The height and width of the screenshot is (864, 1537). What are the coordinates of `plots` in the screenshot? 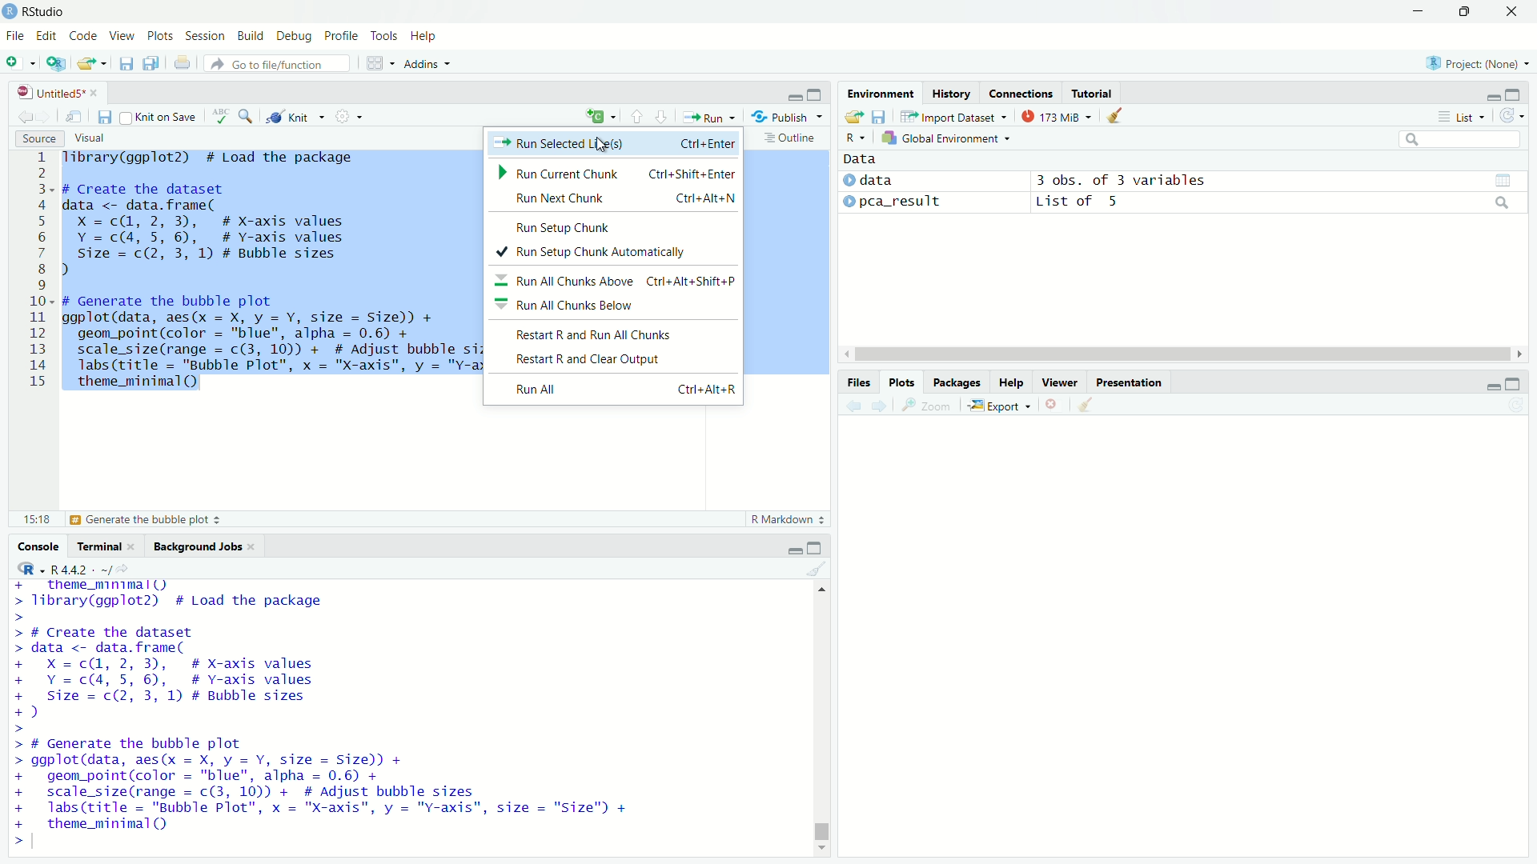 It's located at (161, 38).